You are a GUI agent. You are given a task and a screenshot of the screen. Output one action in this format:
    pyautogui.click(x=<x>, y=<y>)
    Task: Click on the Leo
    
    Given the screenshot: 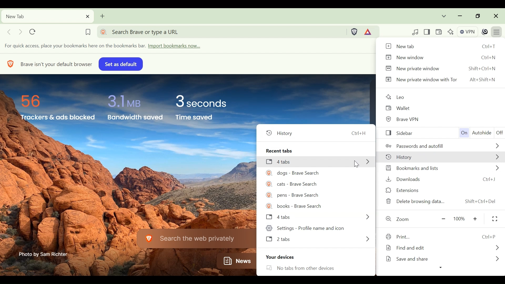 What is the action you would take?
    pyautogui.click(x=397, y=96)
    